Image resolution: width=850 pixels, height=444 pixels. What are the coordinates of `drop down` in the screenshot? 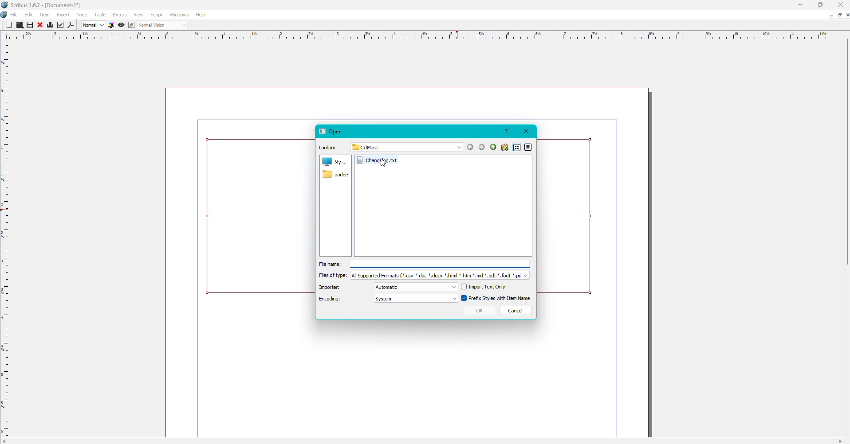 It's located at (458, 148).